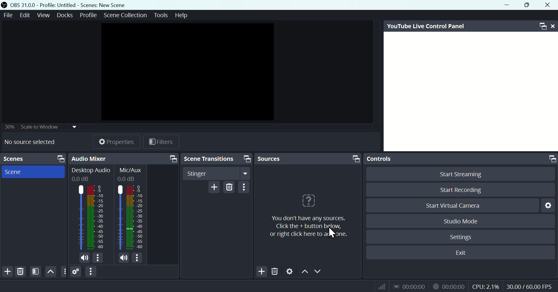 The image size is (558, 292). What do you see at coordinates (162, 15) in the screenshot?
I see `Tools` at bounding box center [162, 15].